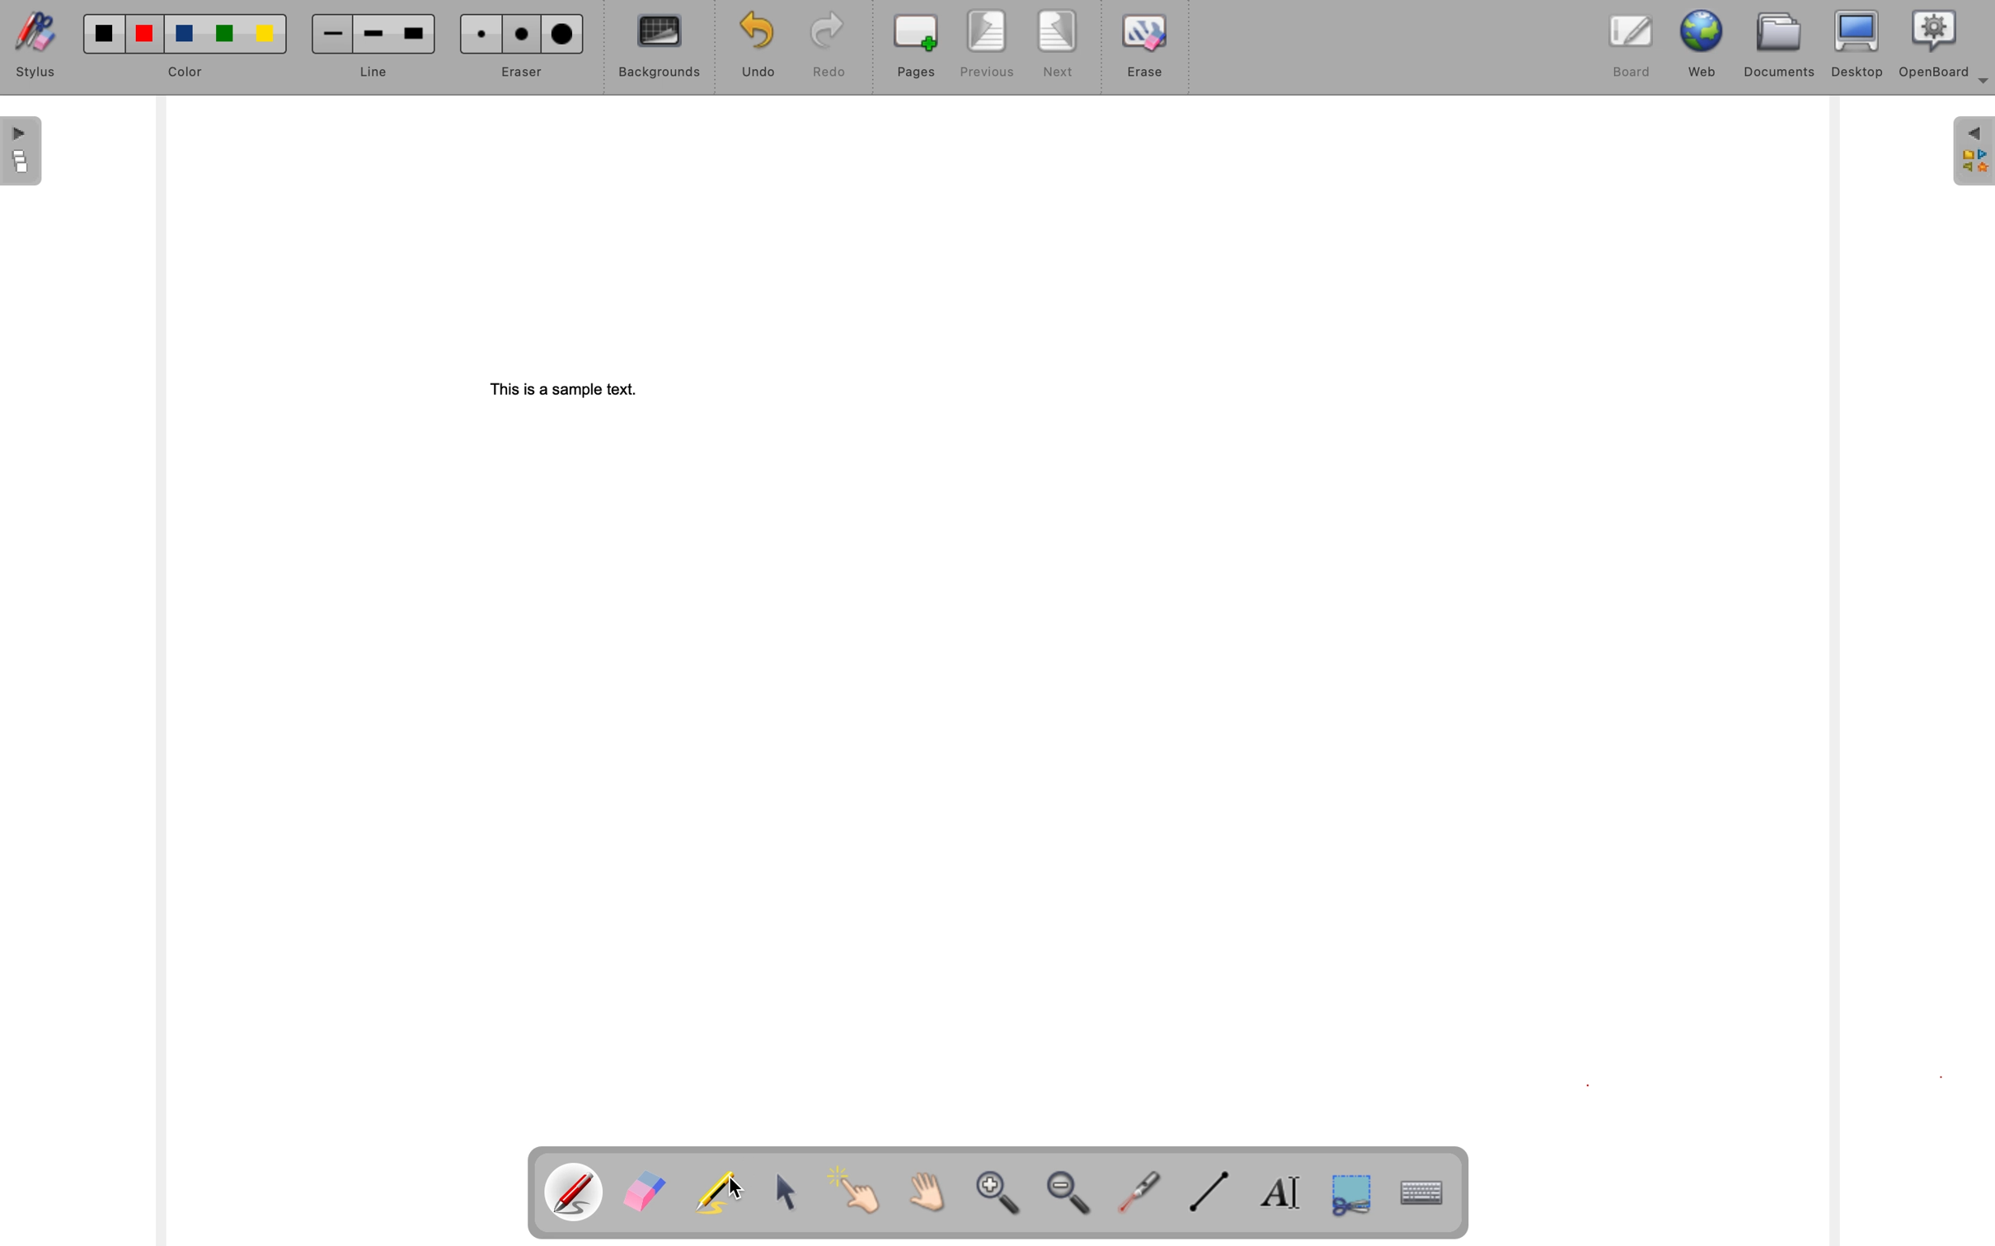 The width and height of the screenshot is (1995, 1246). What do you see at coordinates (523, 35) in the screenshot?
I see `Medium eraser` at bounding box center [523, 35].